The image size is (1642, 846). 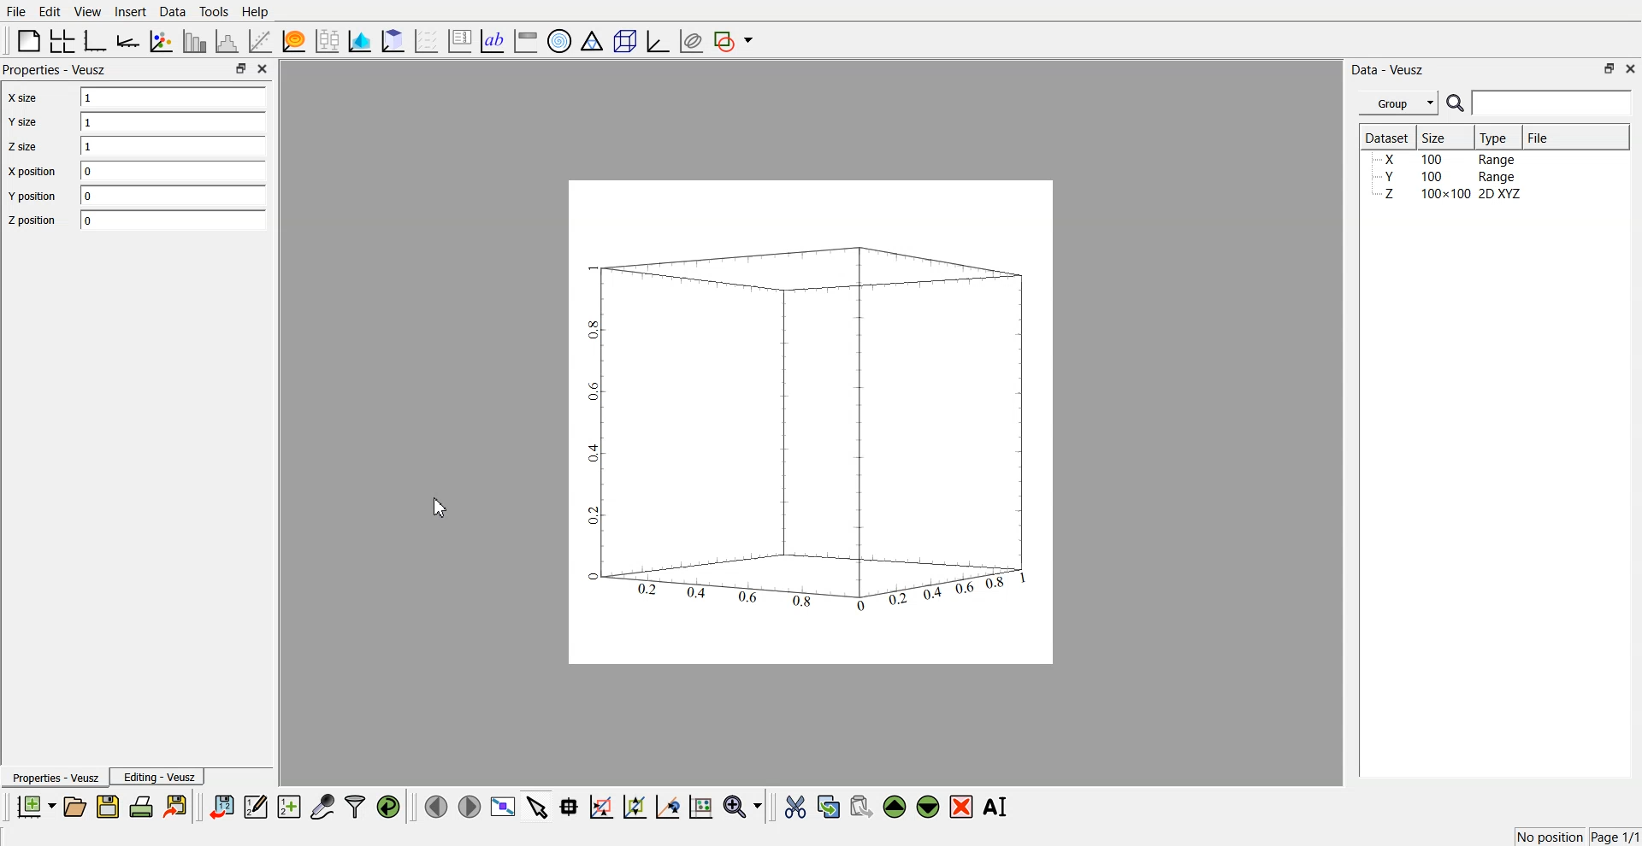 I want to click on Move to the previous page, so click(x=436, y=806).